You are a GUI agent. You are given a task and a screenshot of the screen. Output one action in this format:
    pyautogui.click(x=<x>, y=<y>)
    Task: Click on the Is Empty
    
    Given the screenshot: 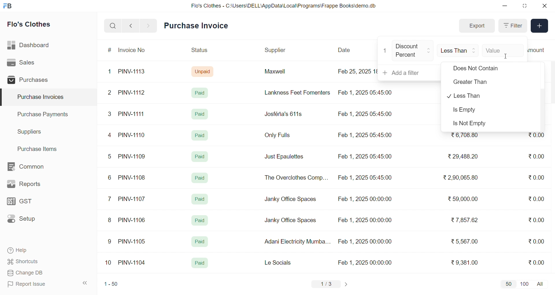 What is the action you would take?
    pyautogui.click(x=475, y=111)
    